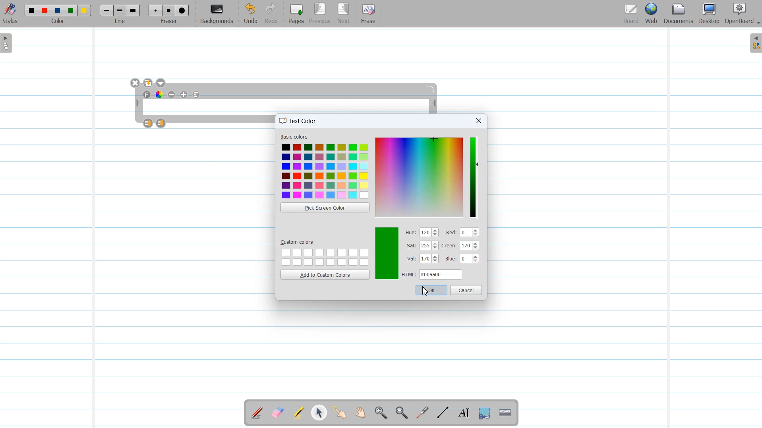 Image resolution: width=762 pixels, height=428 pixels. What do you see at coordinates (250, 14) in the screenshot?
I see `Undo` at bounding box center [250, 14].